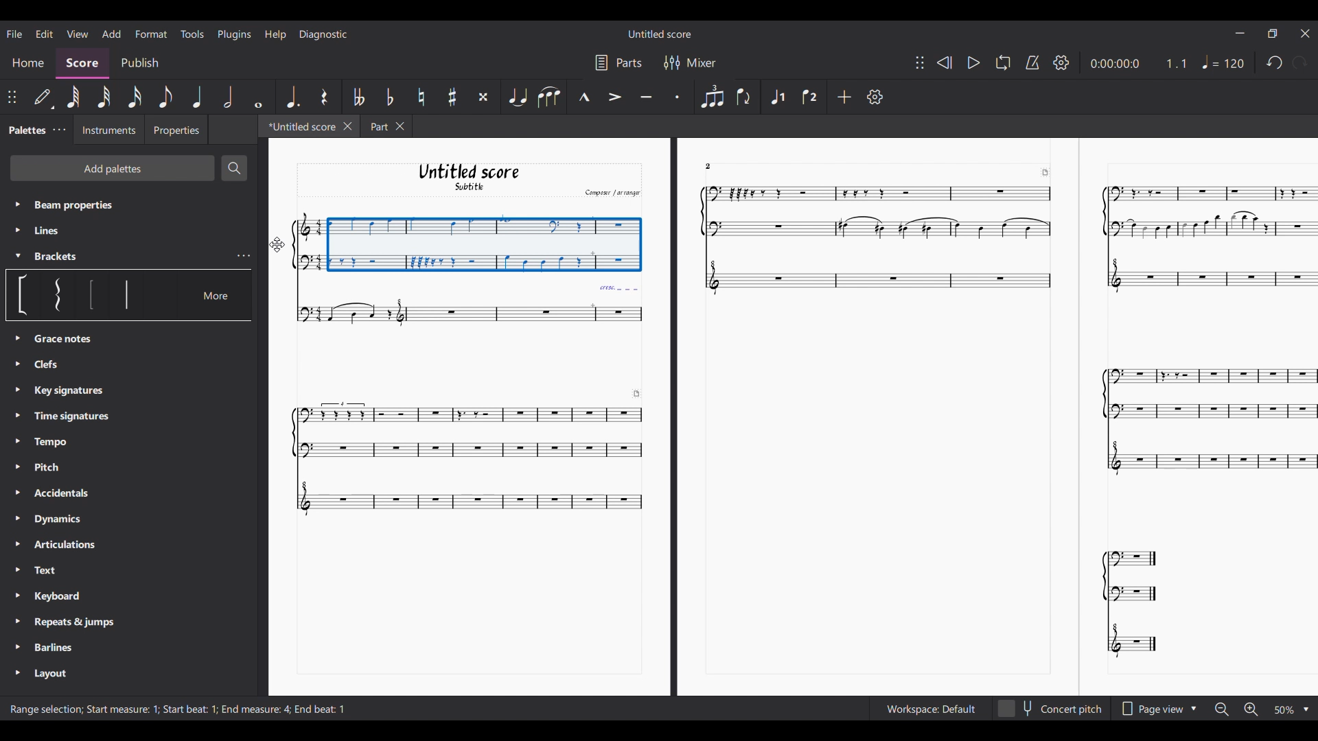  What do you see at coordinates (877, 236) in the screenshot?
I see `` at bounding box center [877, 236].